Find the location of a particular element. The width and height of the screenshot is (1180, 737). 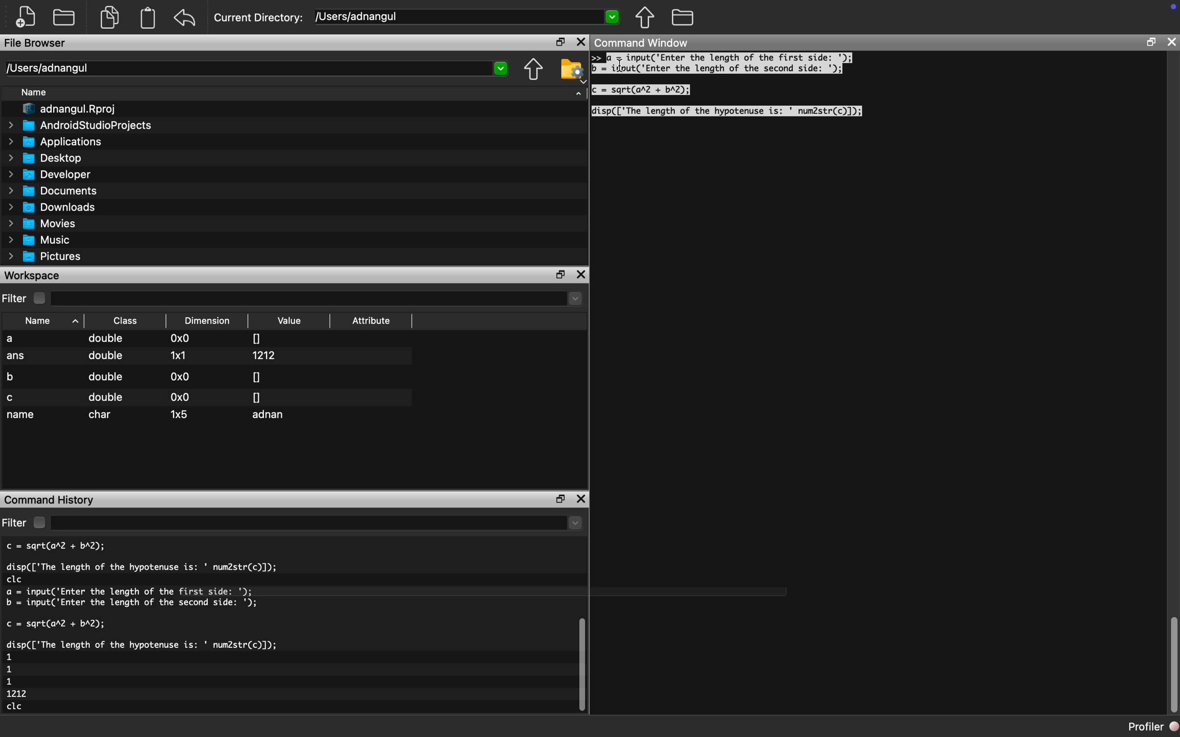

cursor movement is located at coordinates (623, 67).